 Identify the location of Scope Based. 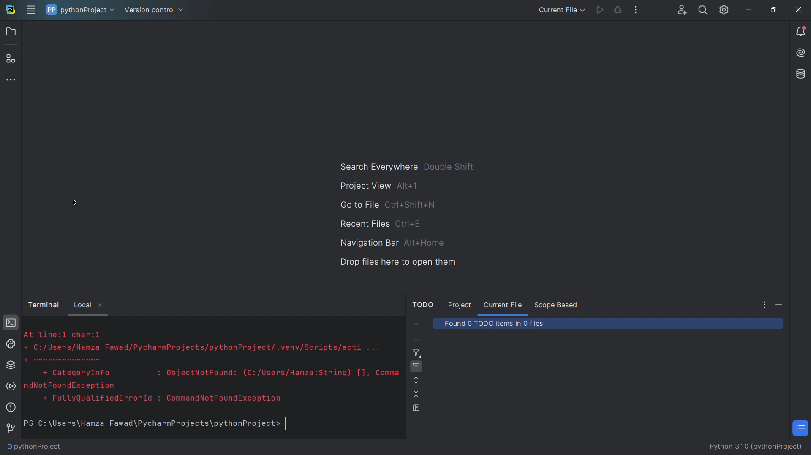
(558, 303).